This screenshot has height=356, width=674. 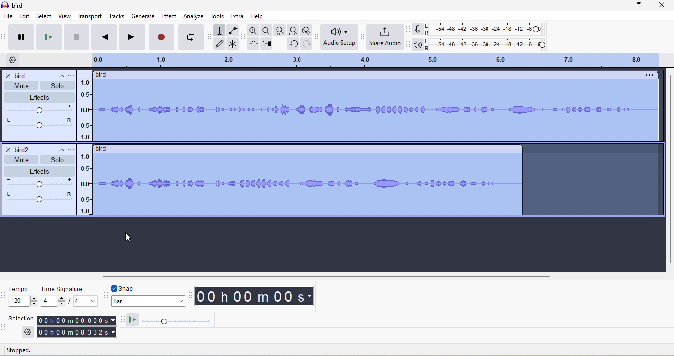 What do you see at coordinates (190, 297) in the screenshot?
I see `audacity time toolbar` at bounding box center [190, 297].